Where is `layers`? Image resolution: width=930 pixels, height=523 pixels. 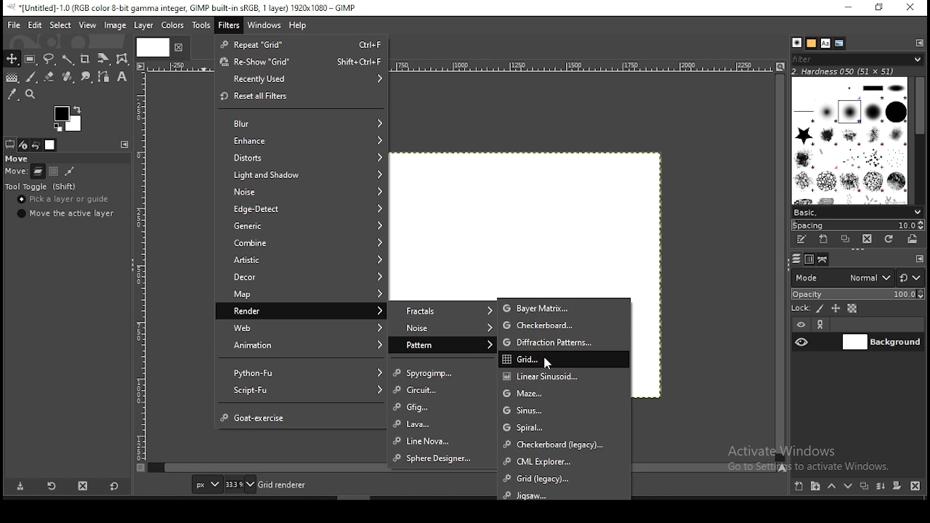
layers is located at coordinates (797, 258).